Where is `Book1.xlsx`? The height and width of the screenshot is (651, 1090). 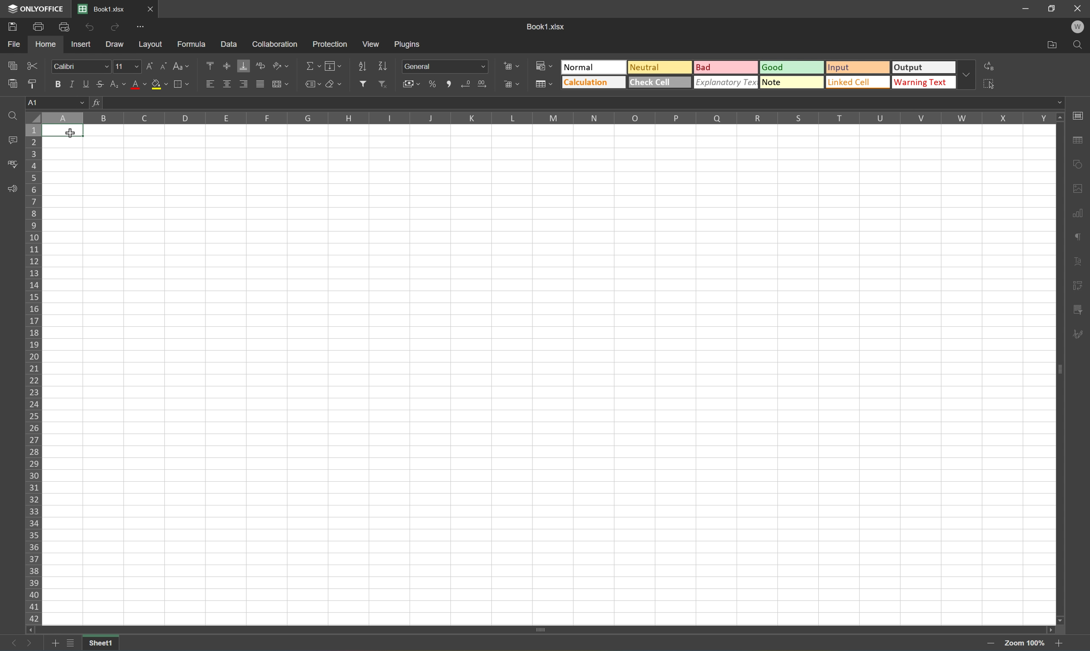
Book1.xlsx is located at coordinates (547, 26).